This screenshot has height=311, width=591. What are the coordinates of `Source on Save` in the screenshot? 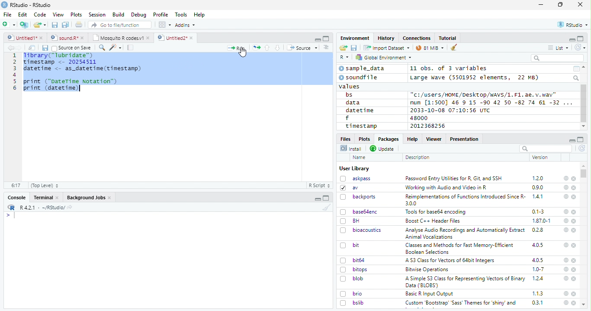 It's located at (71, 48).